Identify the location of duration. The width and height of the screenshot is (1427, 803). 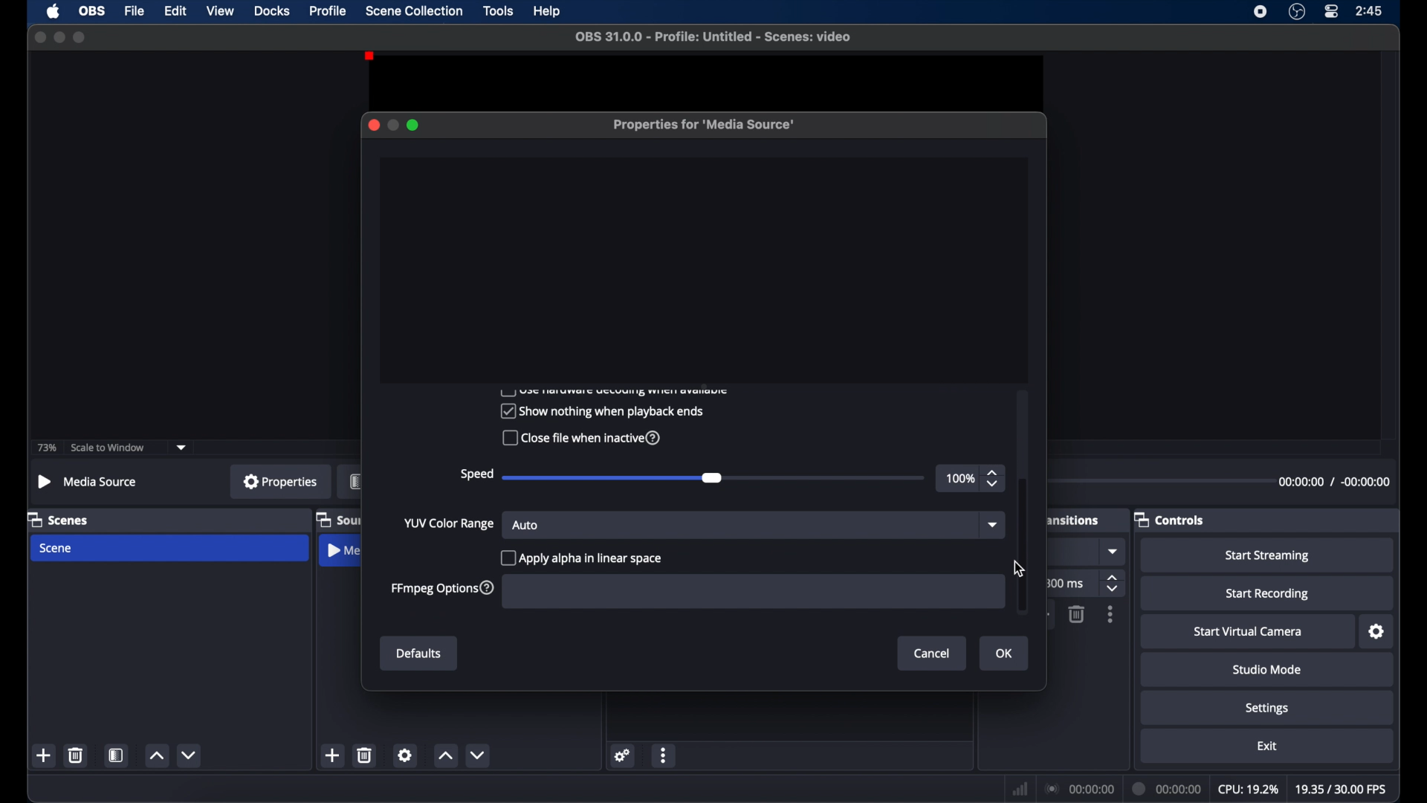
(1167, 788).